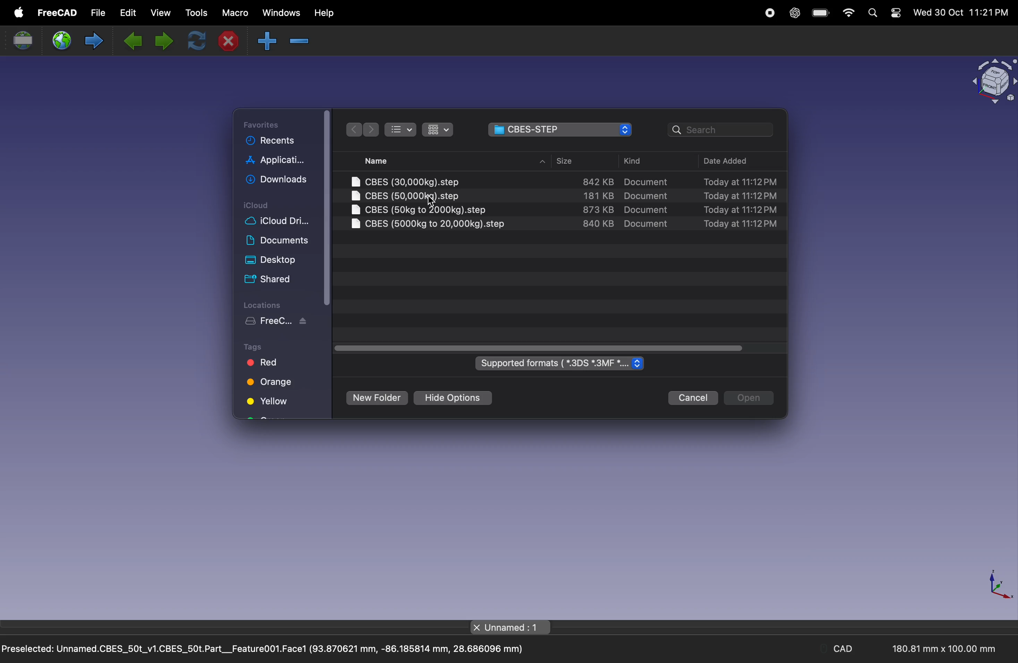  I want to click on cloud drive, so click(279, 222).